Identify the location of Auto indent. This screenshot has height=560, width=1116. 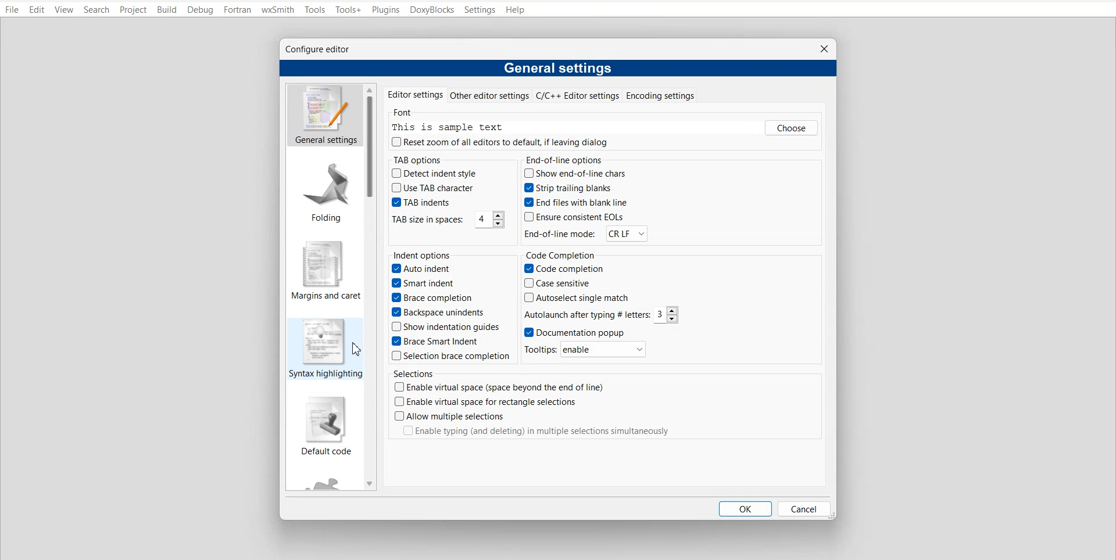
(423, 270).